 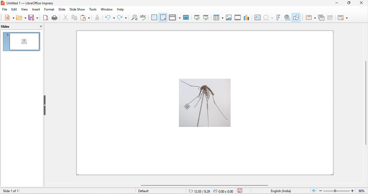 I want to click on new, so click(x=9, y=18).